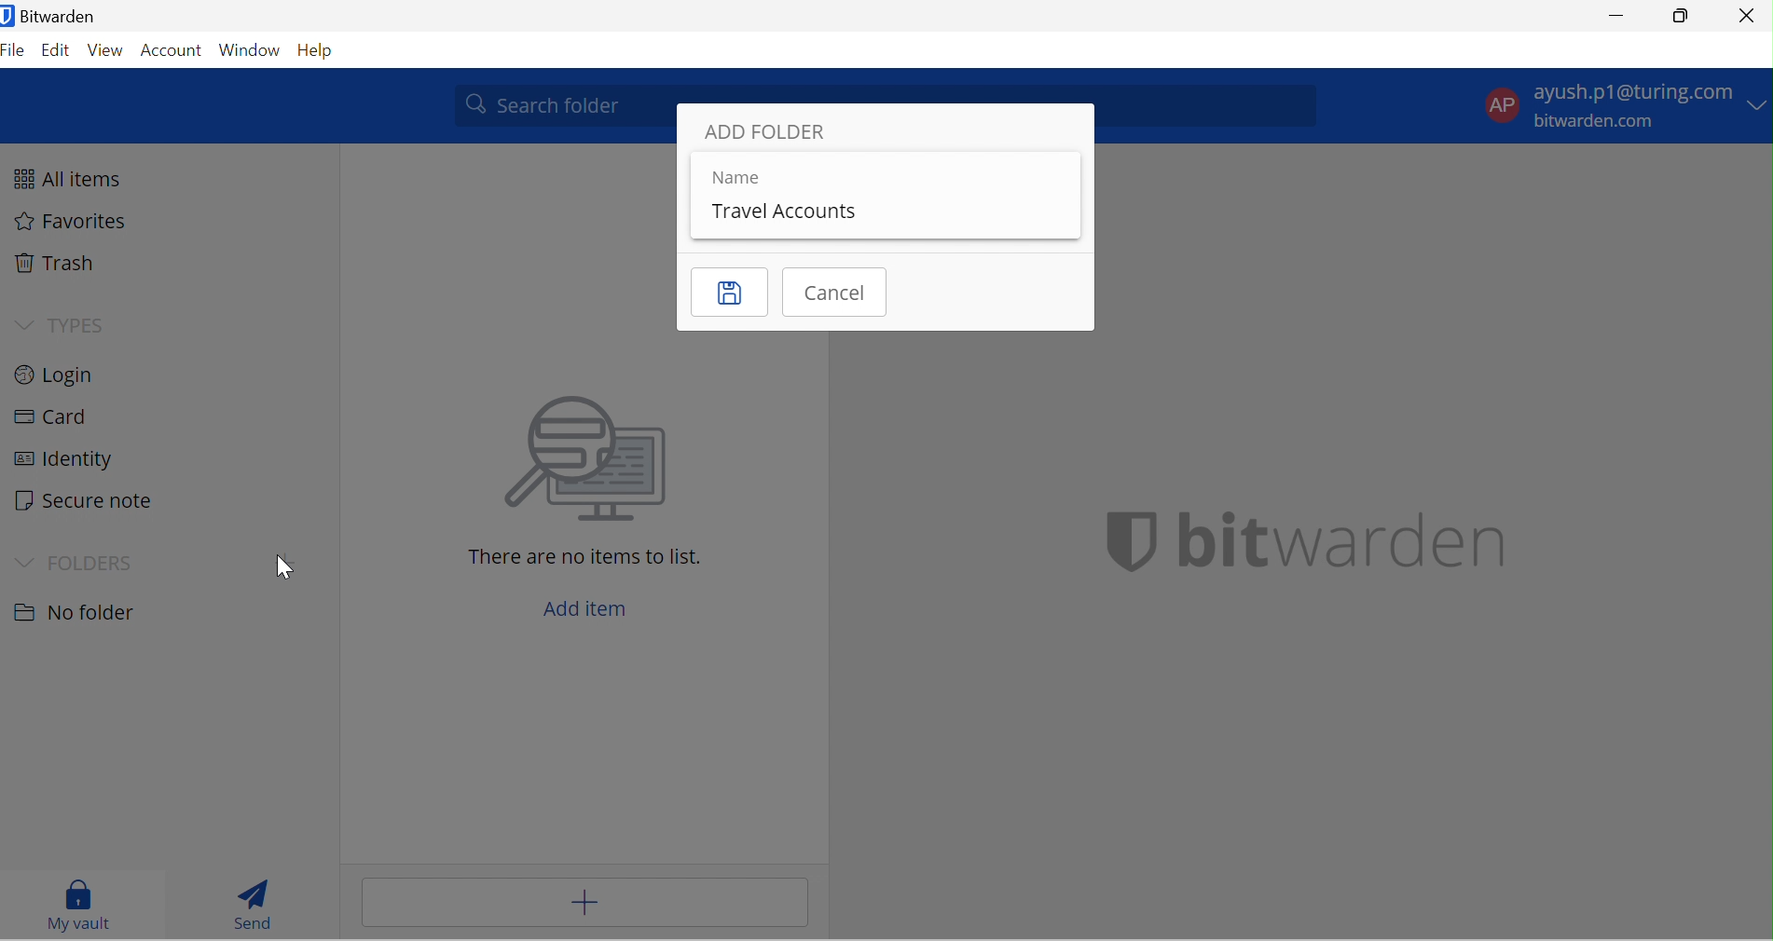 The width and height of the screenshot is (1773, 941). What do you see at coordinates (1684, 15) in the screenshot?
I see `Restore Down` at bounding box center [1684, 15].